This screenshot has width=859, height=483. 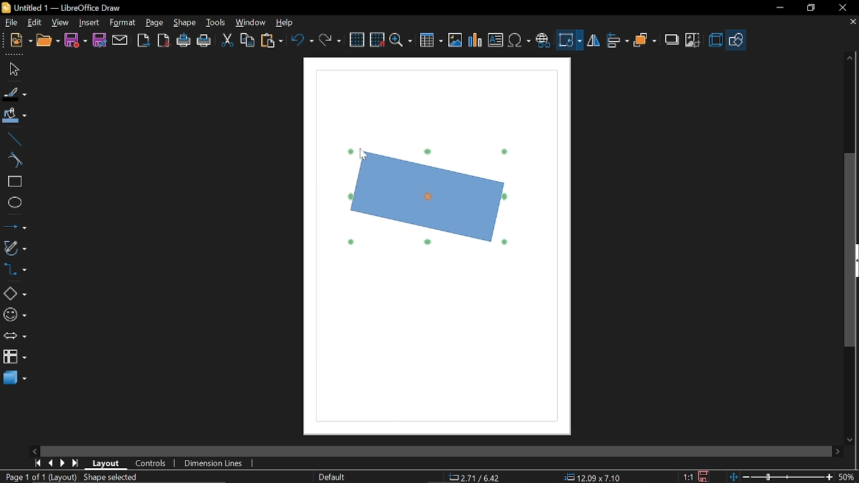 I want to click on Current diagram, so click(x=427, y=196).